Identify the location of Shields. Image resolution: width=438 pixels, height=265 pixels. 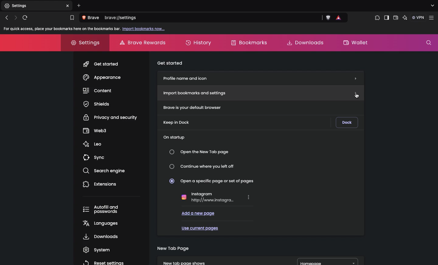
(96, 104).